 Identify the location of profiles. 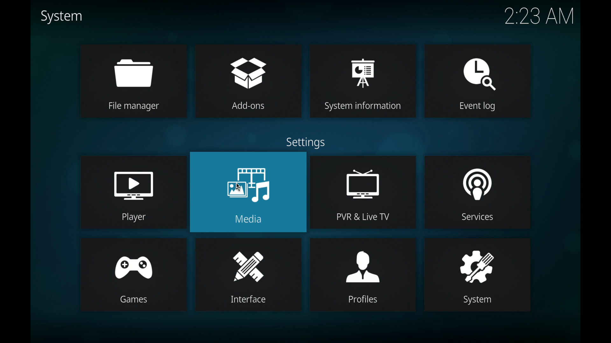
(363, 261).